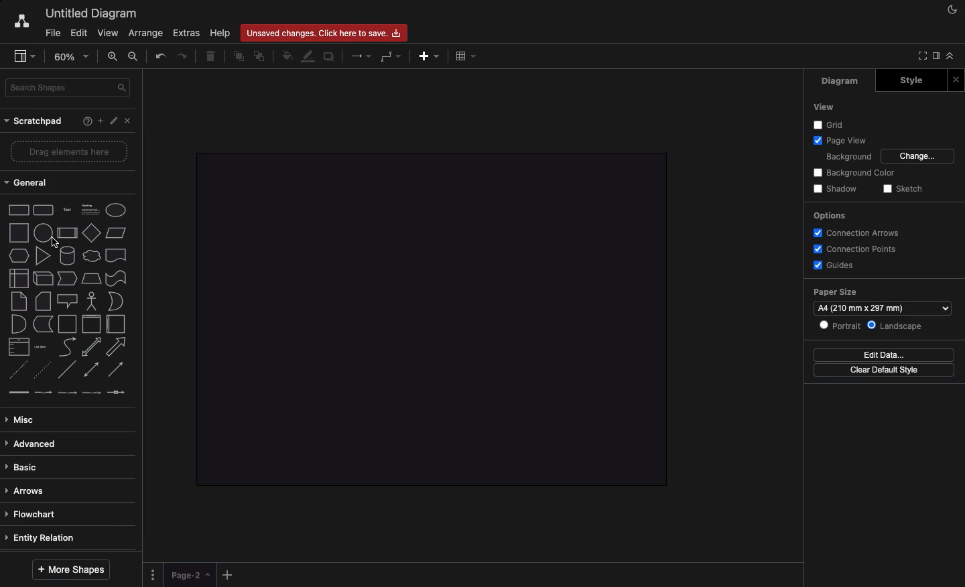 Image resolution: width=965 pixels, height=587 pixels. What do you see at coordinates (36, 514) in the screenshot?
I see `Flowchart` at bounding box center [36, 514].